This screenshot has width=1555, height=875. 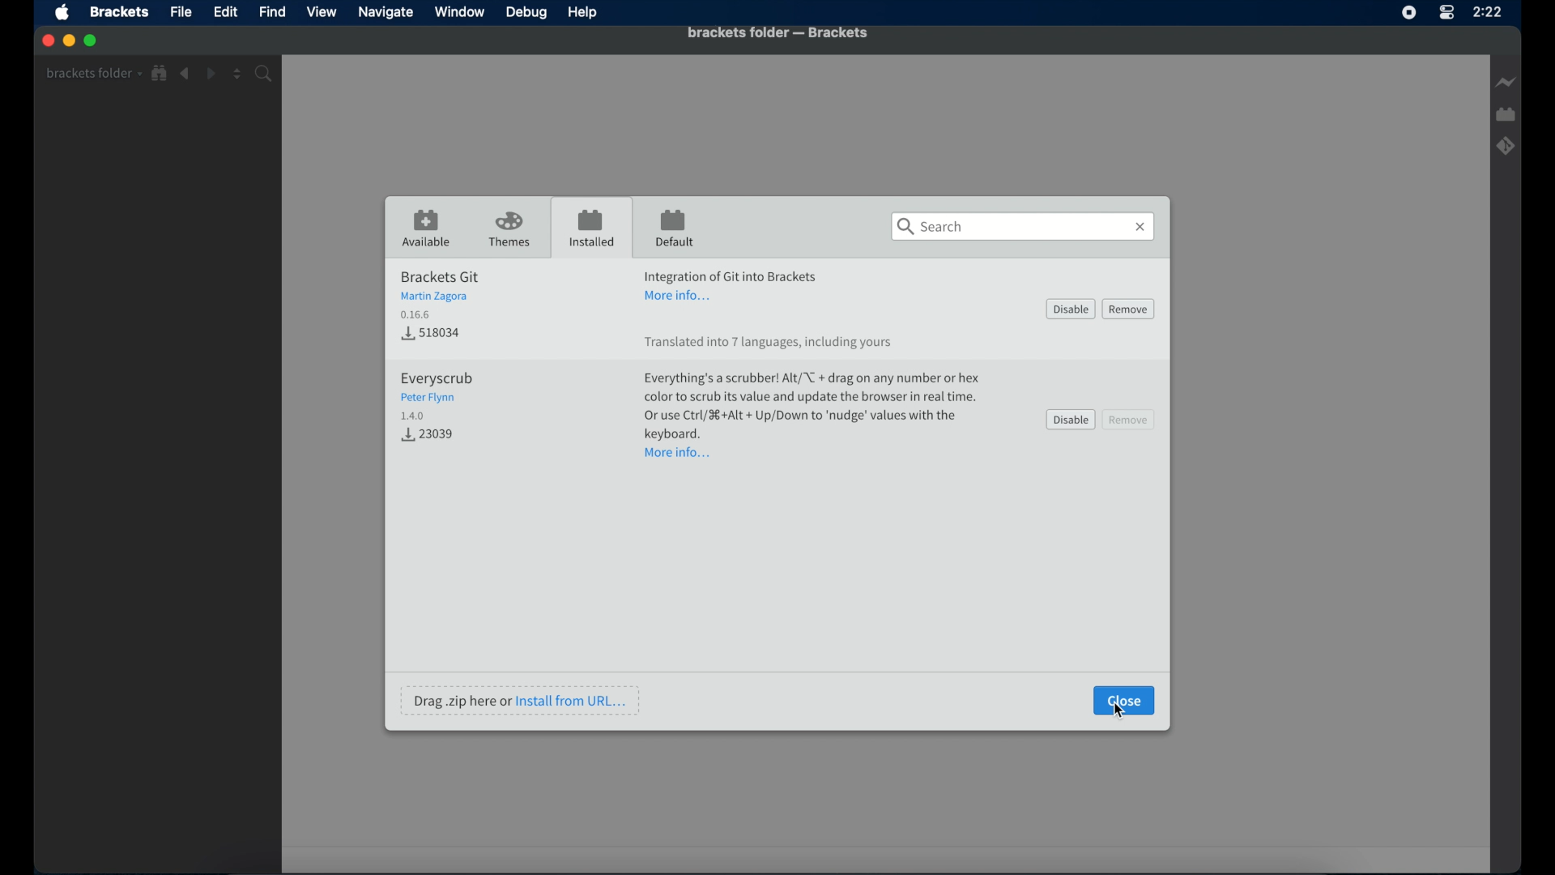 I want to click on extension info, so click(x=731, y=274).